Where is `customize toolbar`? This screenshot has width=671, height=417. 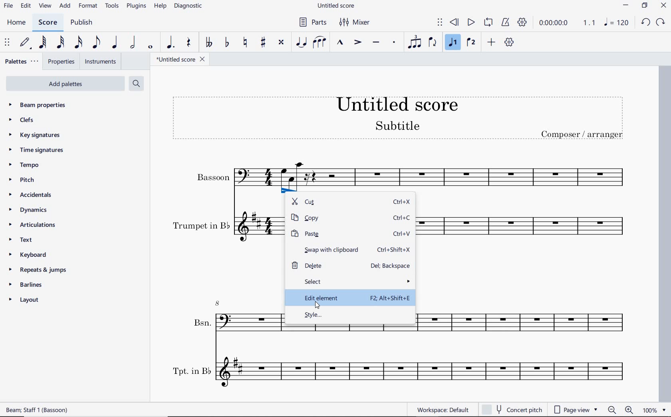 customize toolbar is located at coordinates (509, 43).